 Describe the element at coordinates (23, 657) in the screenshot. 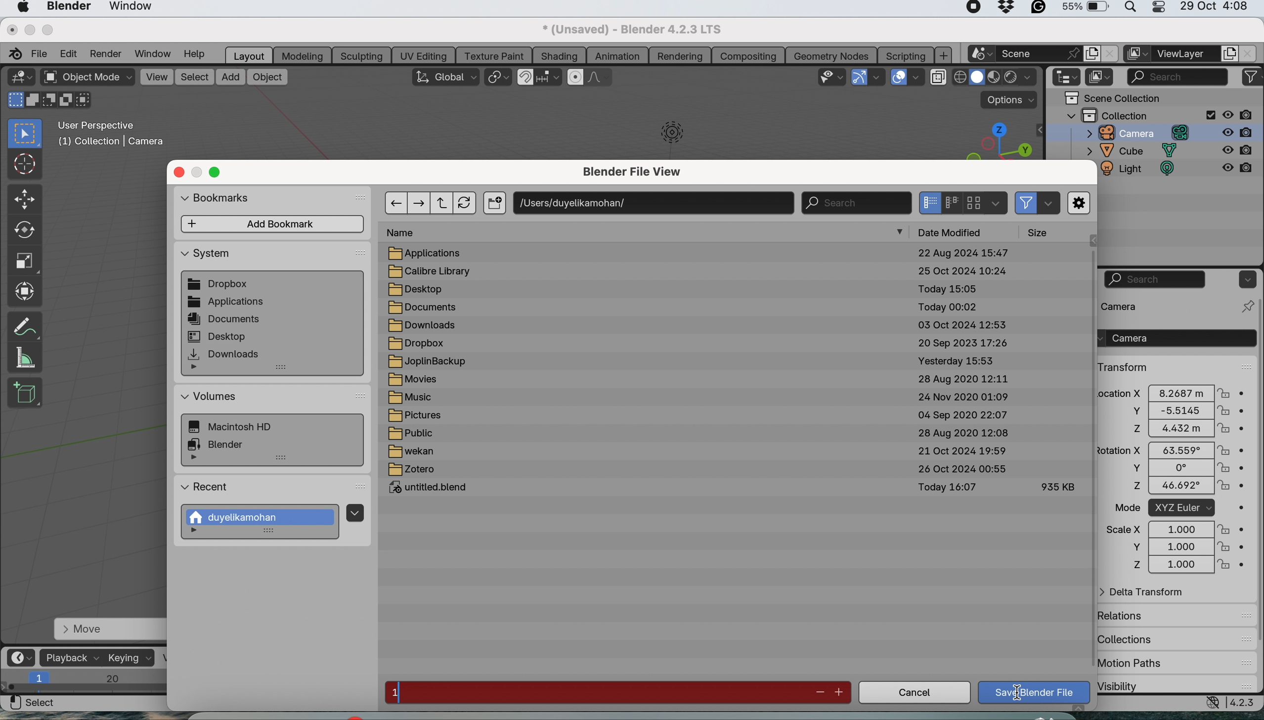

I see `editor type` at that location.